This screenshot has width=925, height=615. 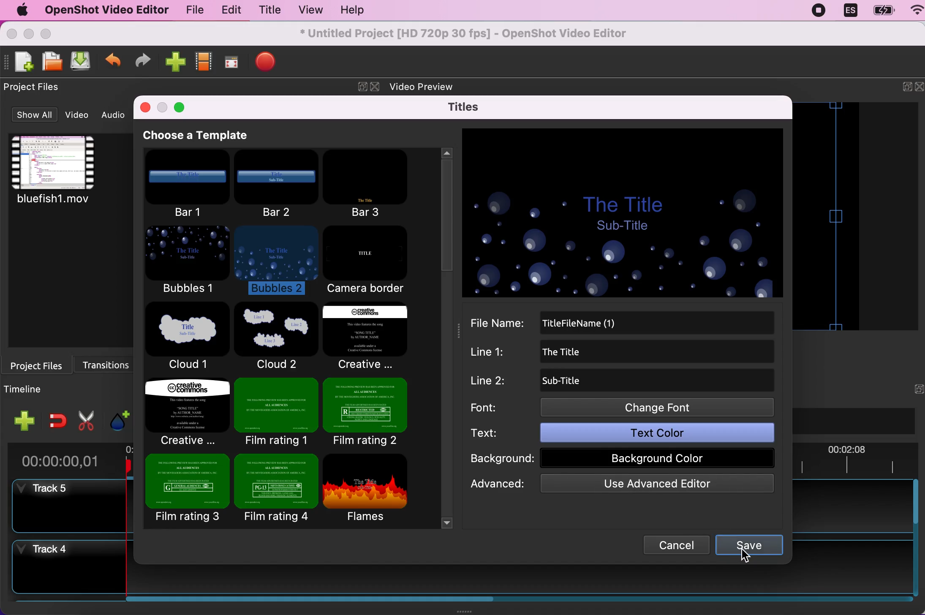 What do you see at coordinates (276, 489) in the screenshot?
I see `film rating 4` at bounding box center [276, 489].